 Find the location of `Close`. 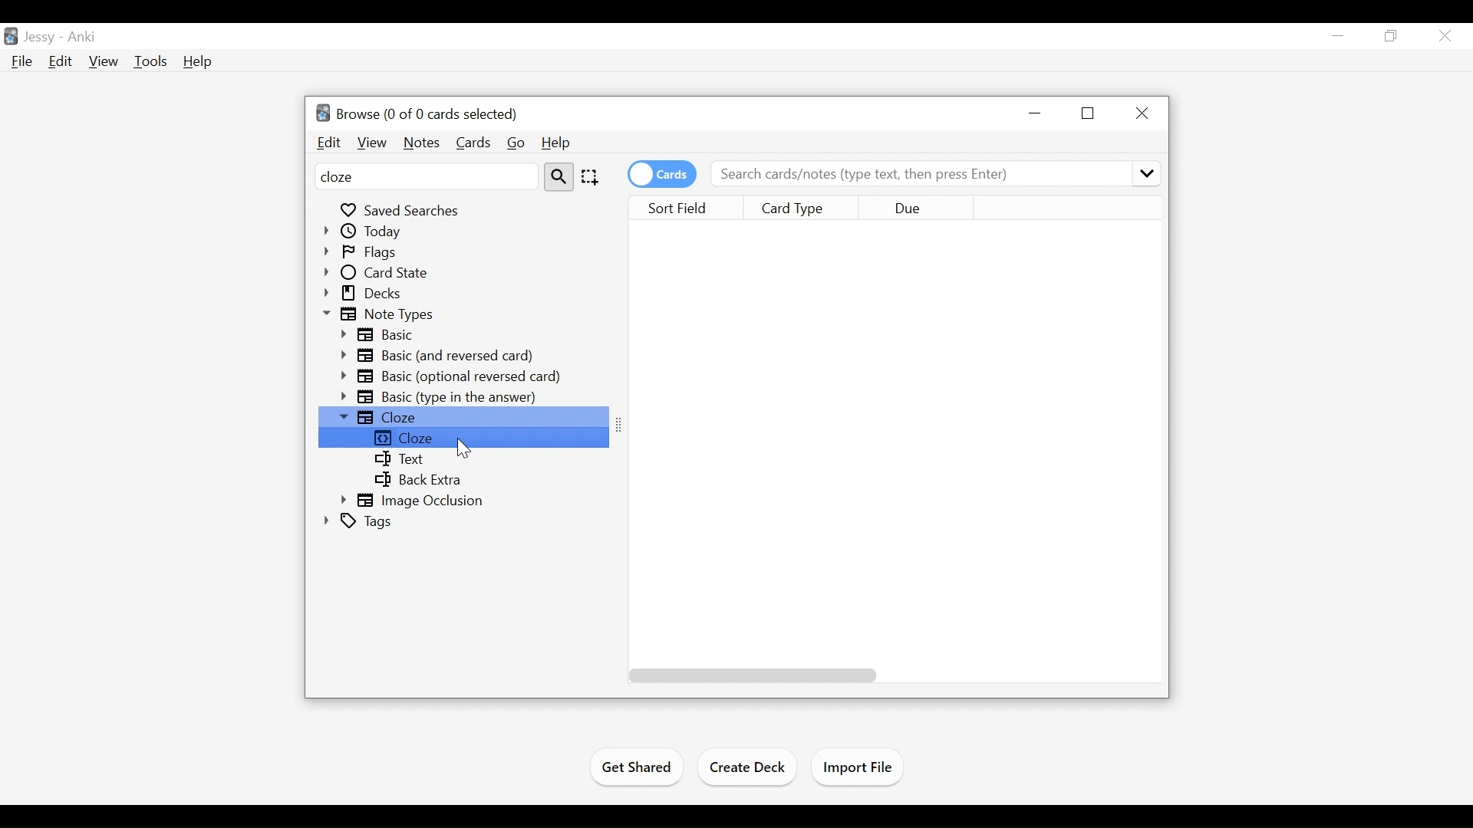

Close is located at coordinates (1447, 36).